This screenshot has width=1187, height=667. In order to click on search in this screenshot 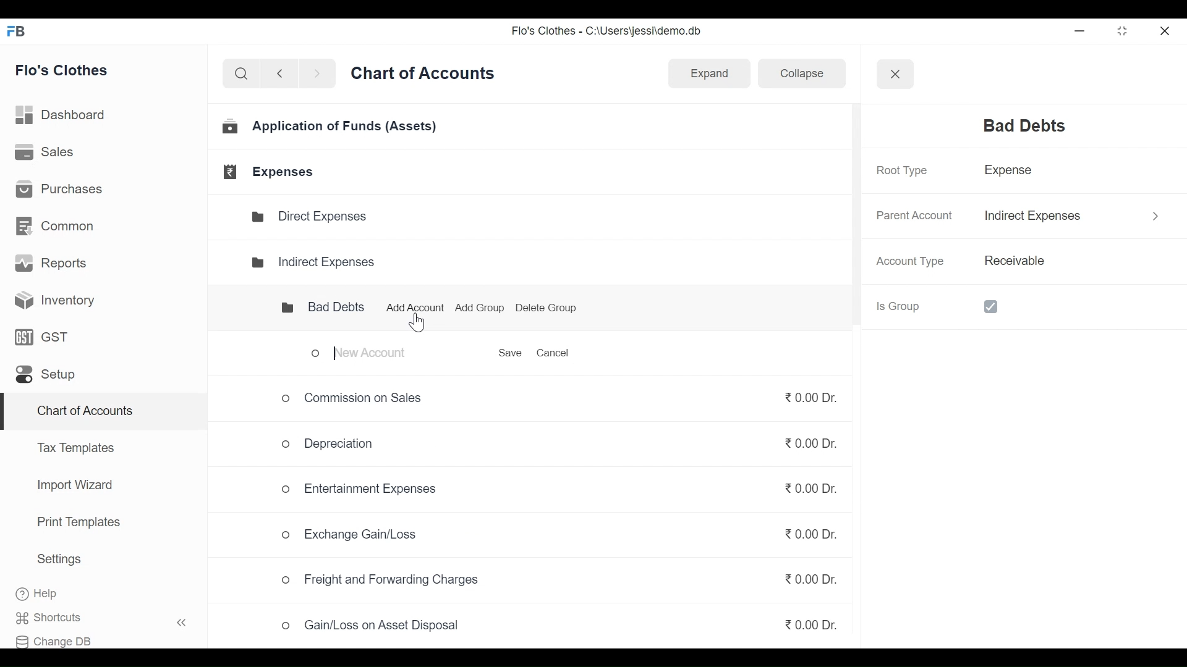, I will do `click(241, 74)`.